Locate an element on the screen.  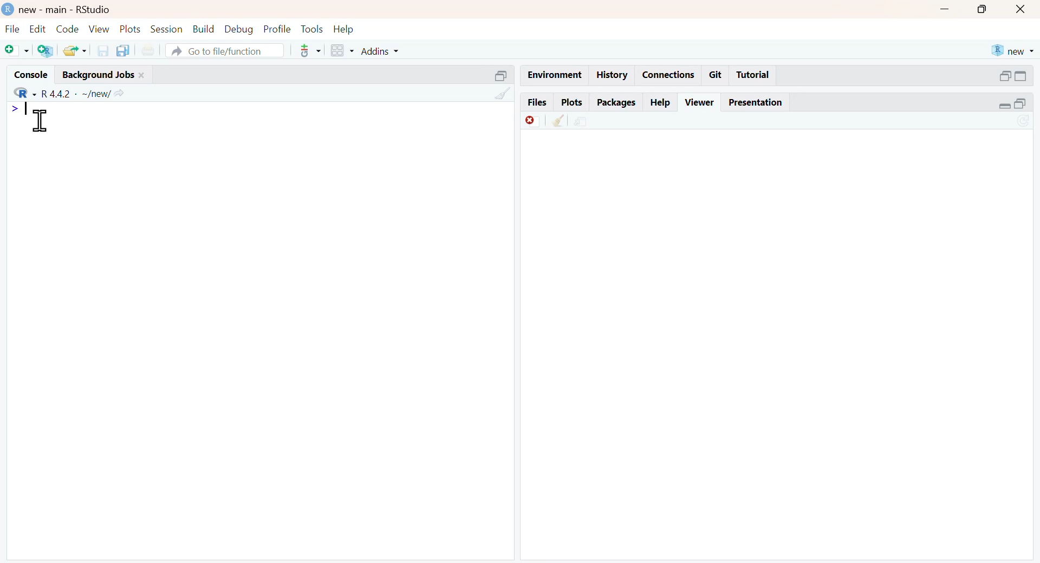
build is located at coordinates (204, 29).